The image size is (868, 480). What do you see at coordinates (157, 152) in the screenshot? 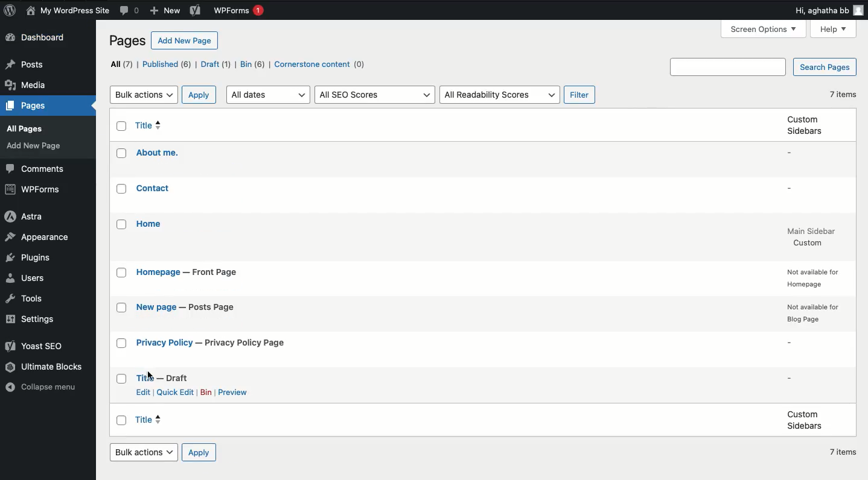
I see `Title` at bounding box center [157, 152].